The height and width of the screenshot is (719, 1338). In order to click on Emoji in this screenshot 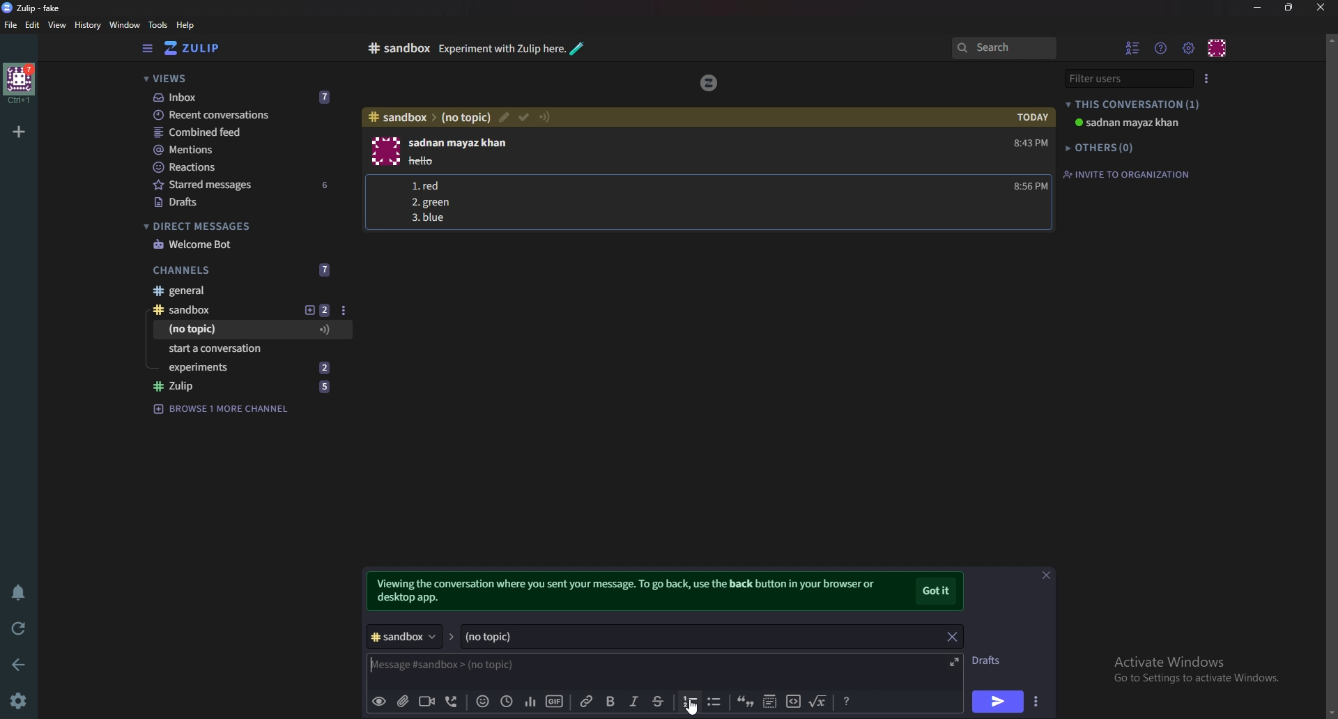, I will do `click(480, 702)`.